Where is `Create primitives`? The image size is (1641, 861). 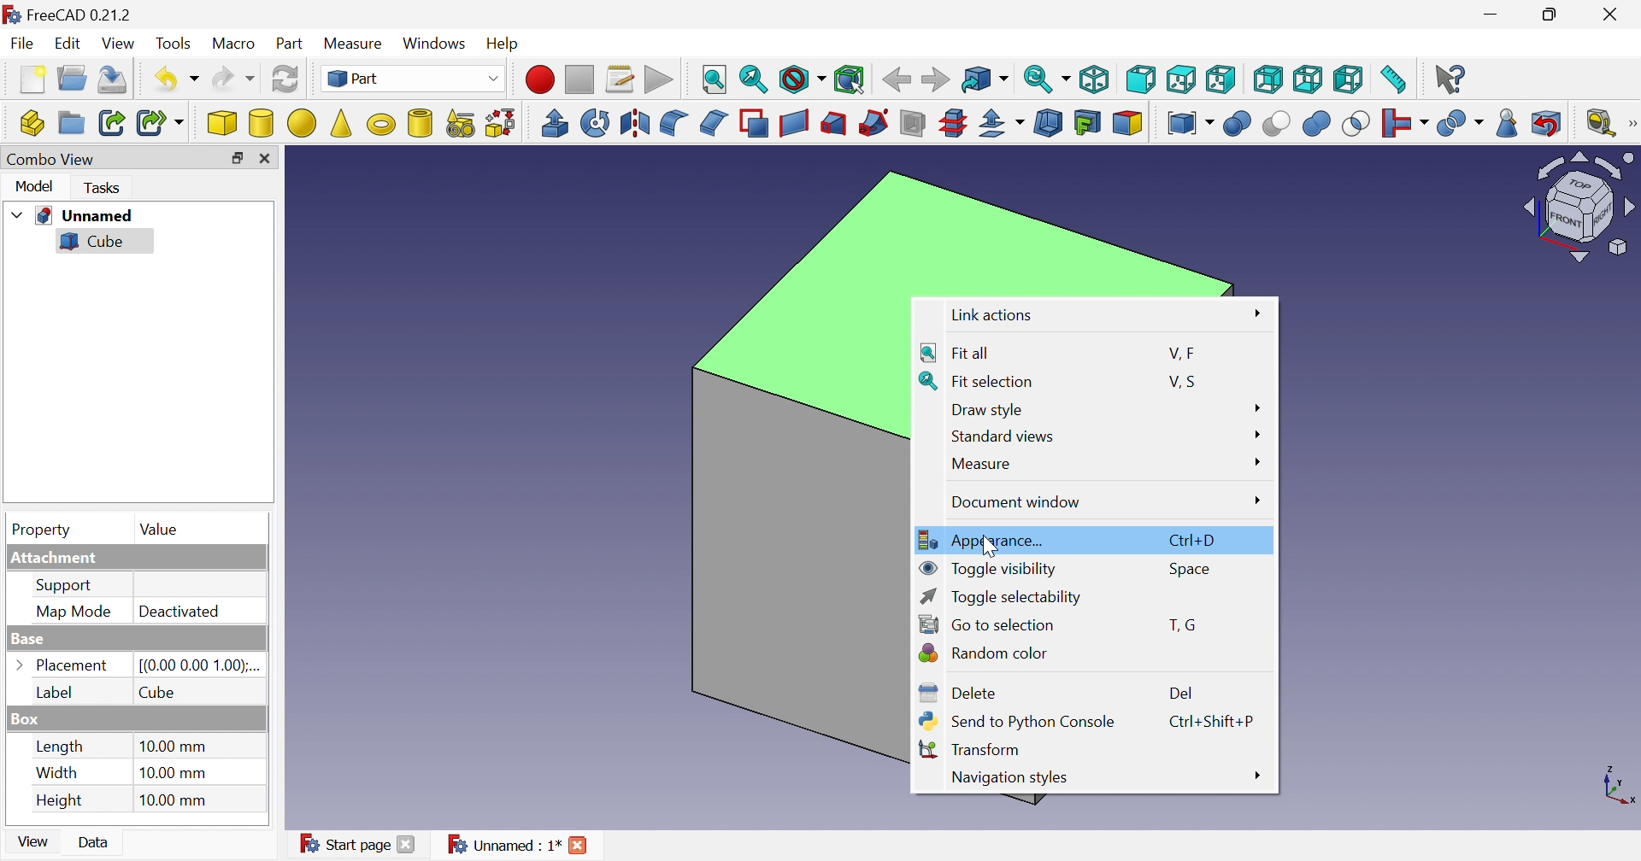 Create primitives is located at coordinates (462, 122).